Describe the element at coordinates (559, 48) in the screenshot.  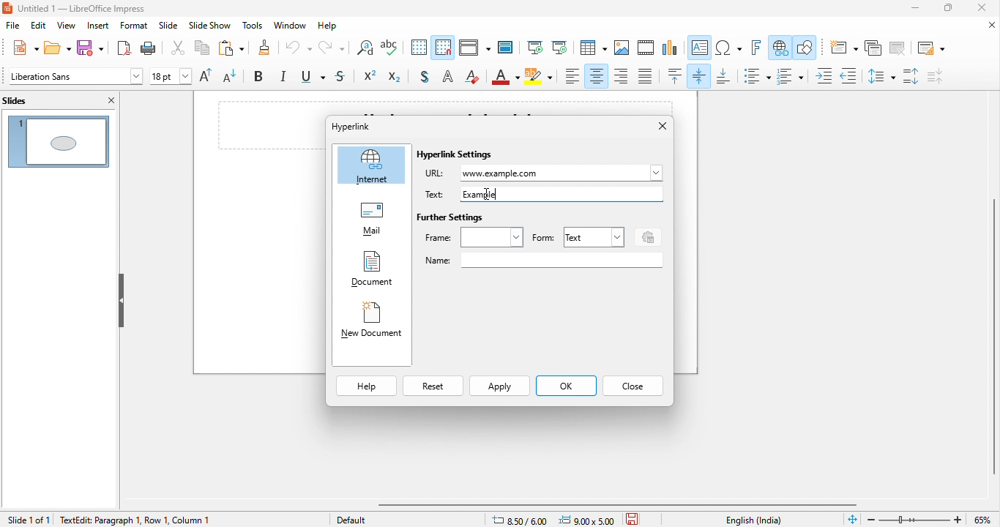
I see `start from current slide` at that location.